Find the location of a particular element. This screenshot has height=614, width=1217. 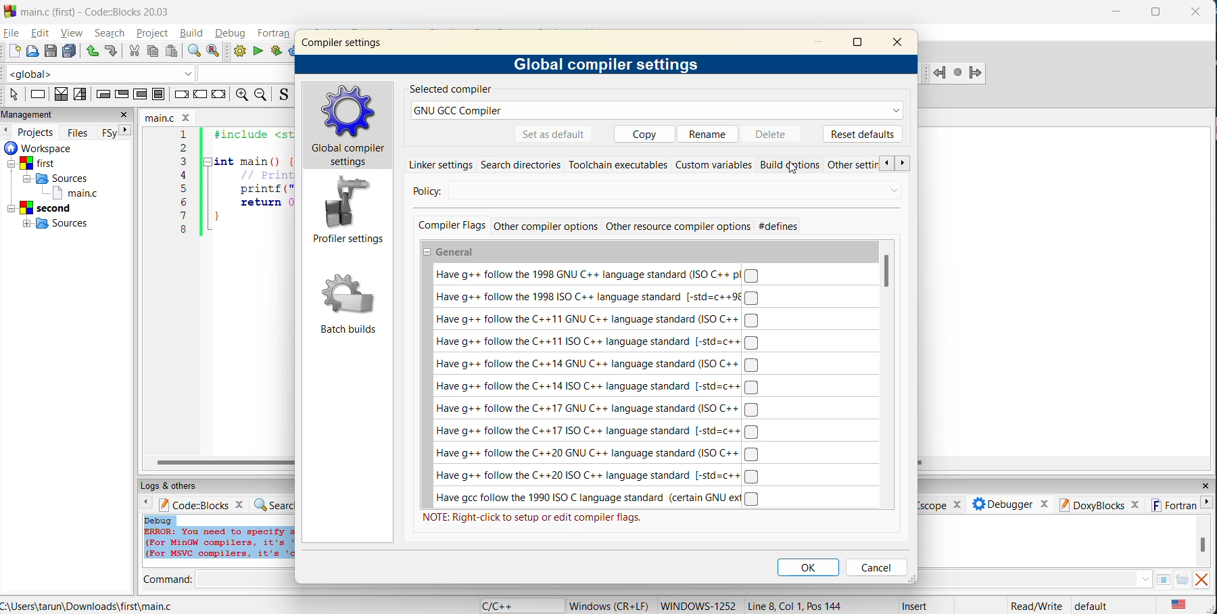

compiler settings is located at coordinates (347, 46).